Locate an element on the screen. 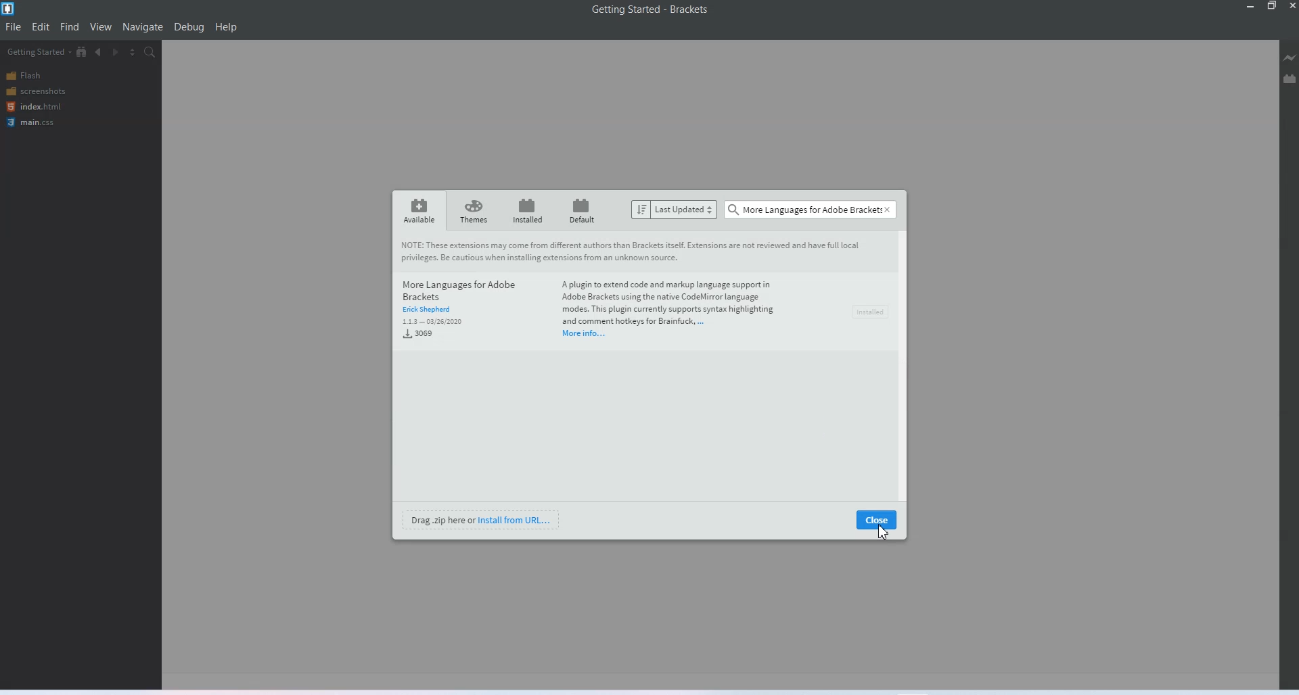 This screenshot has height=695, width=1299. Maximise is located at coordinates (1272, 6).